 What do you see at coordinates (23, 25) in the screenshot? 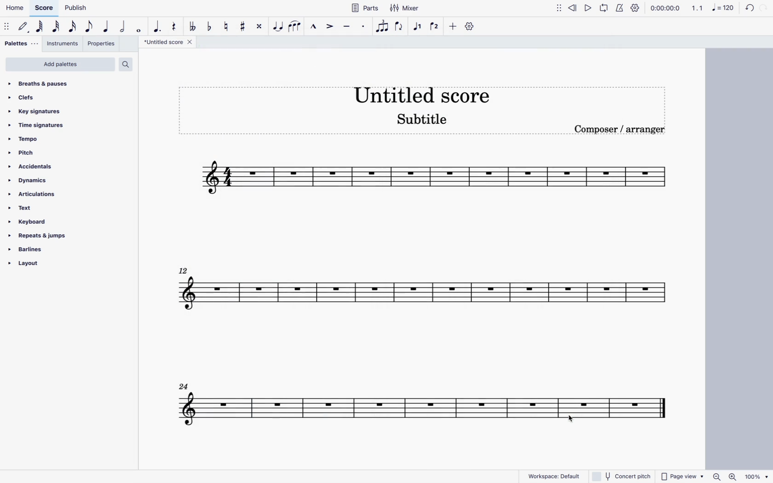
I see `default` at bounding box center [23, 25].